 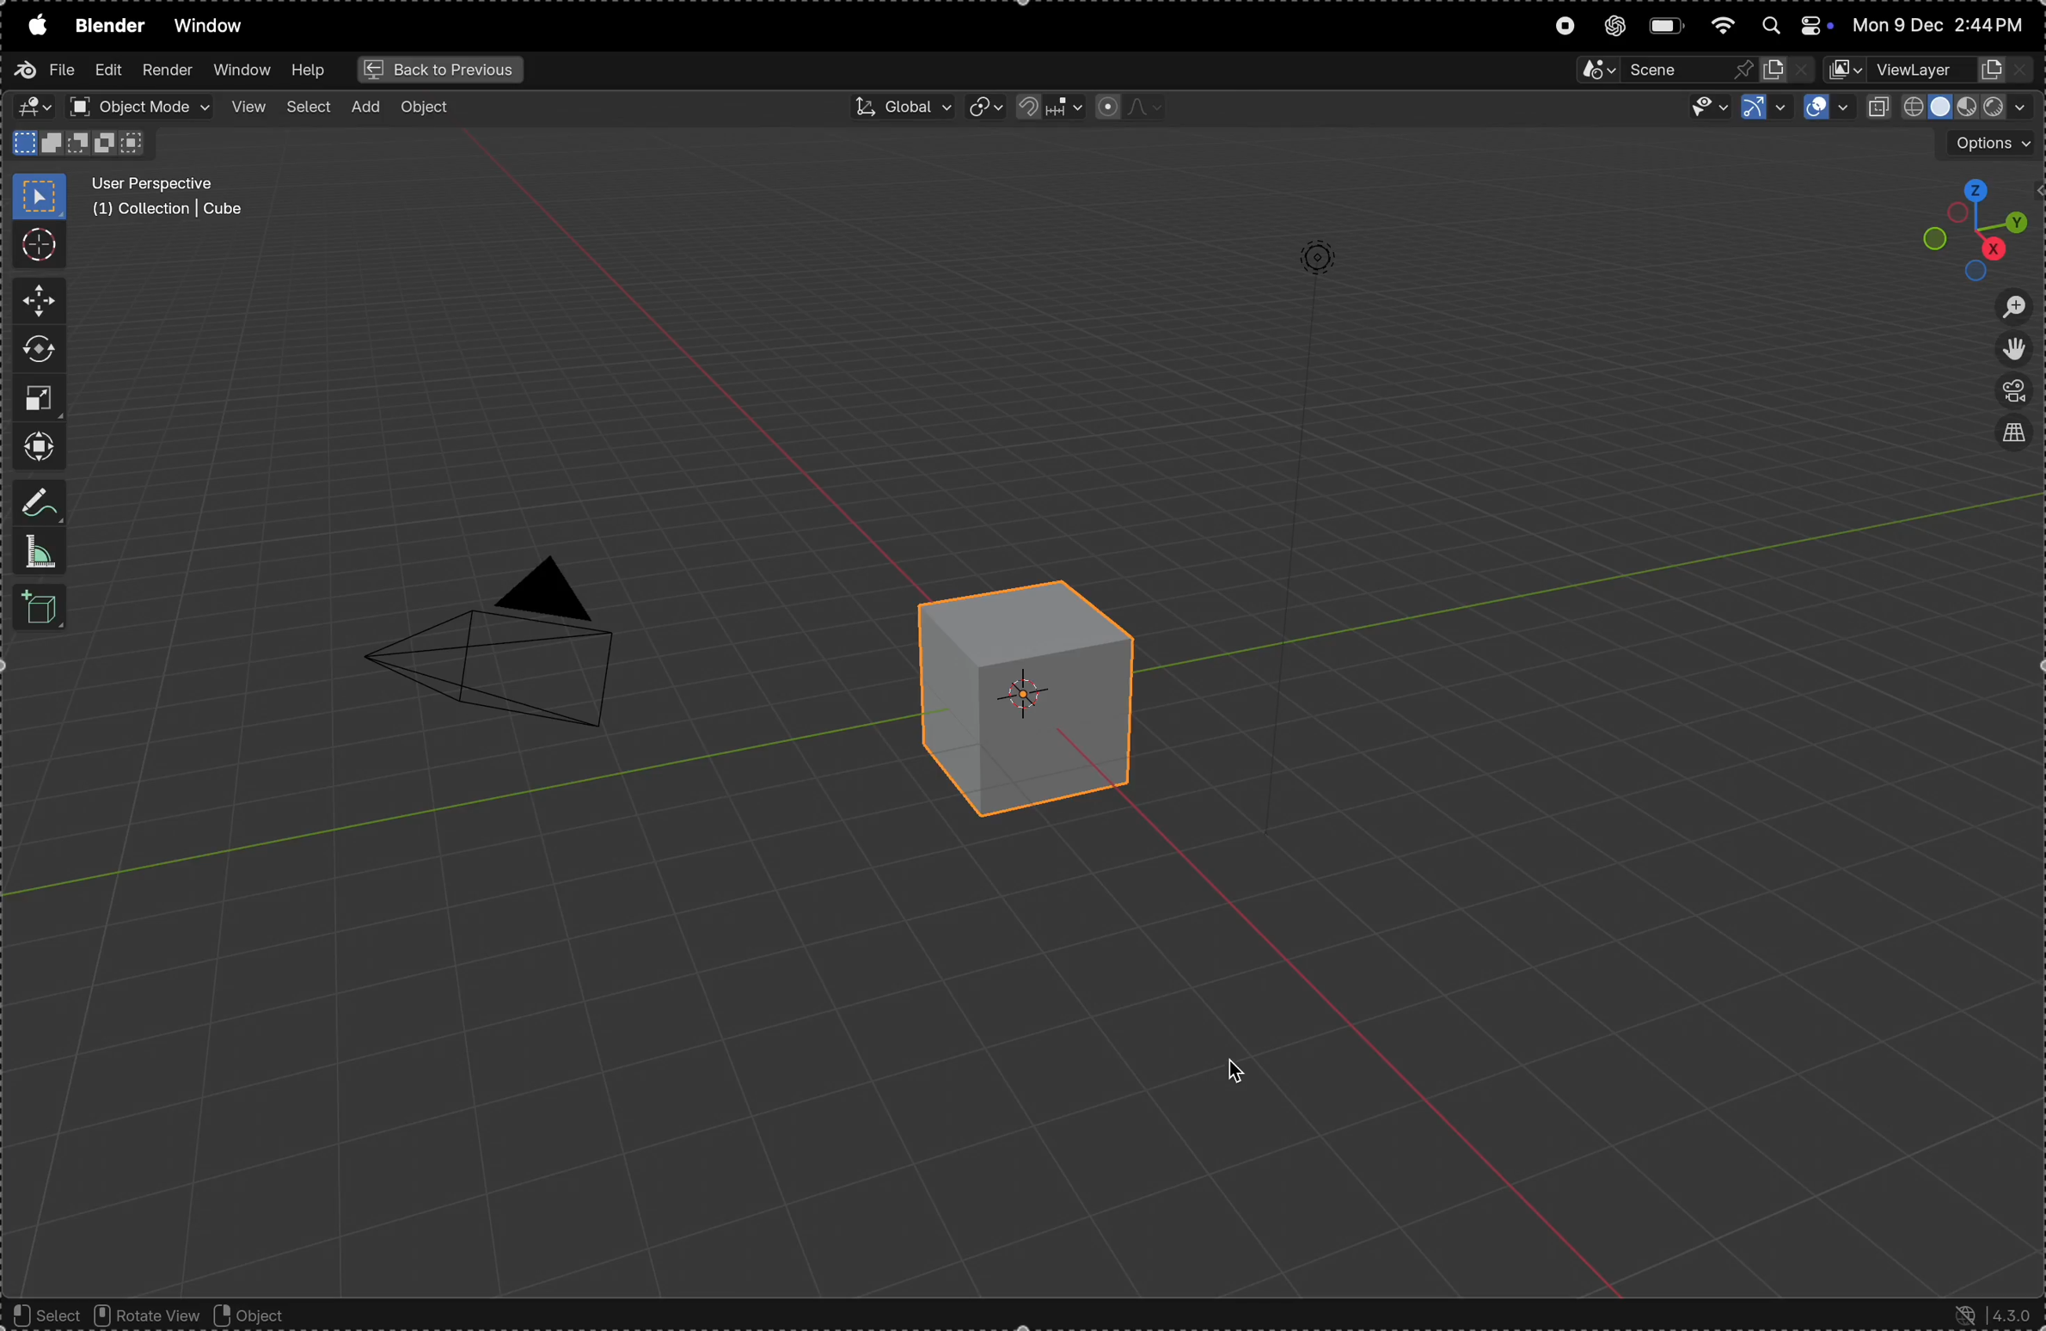 I want to click on back to previous, so click(x=438, y=71).